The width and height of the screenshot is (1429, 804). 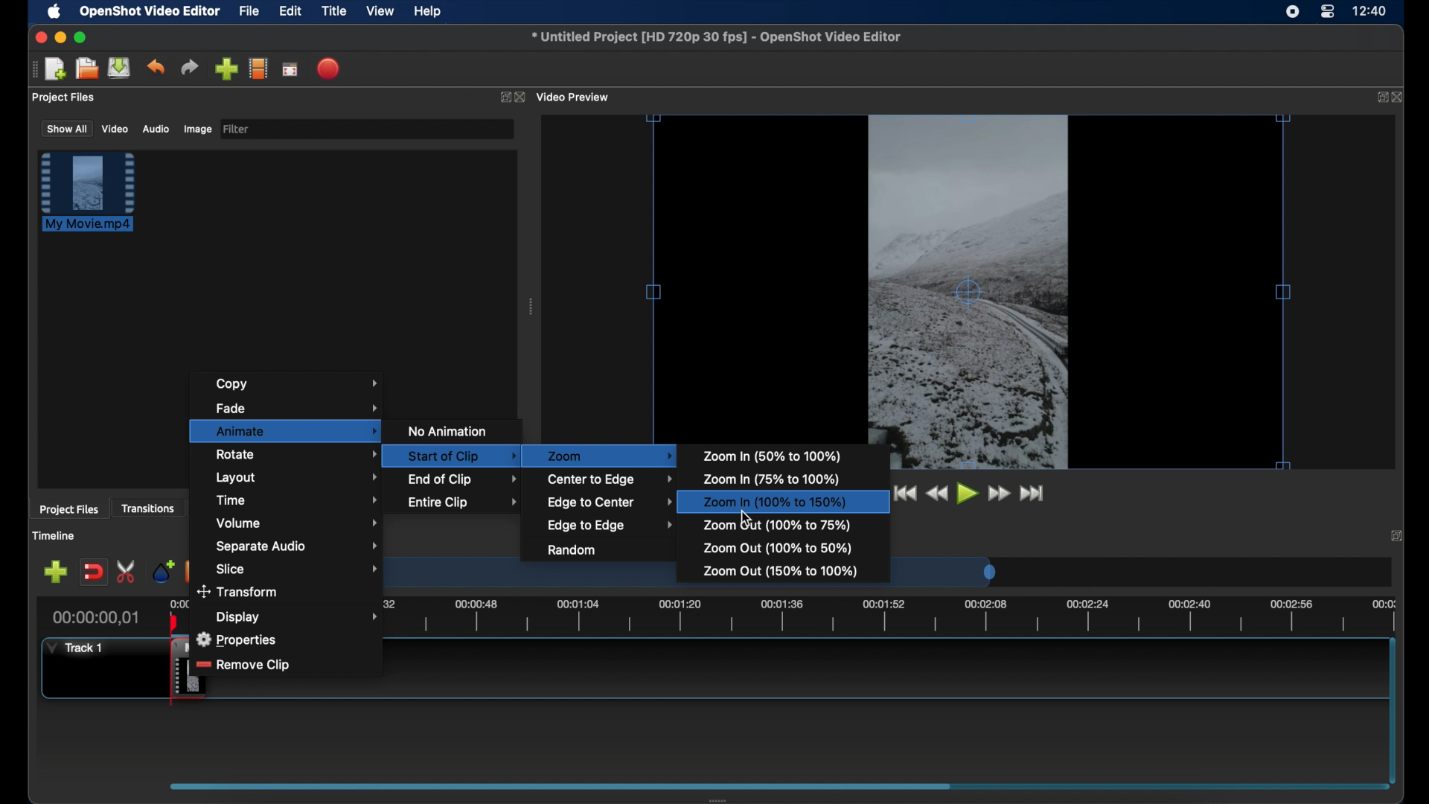 What do you see at coordinates (520, 98) in the screenshot?
I see `close` at bounding box center [520, 98].